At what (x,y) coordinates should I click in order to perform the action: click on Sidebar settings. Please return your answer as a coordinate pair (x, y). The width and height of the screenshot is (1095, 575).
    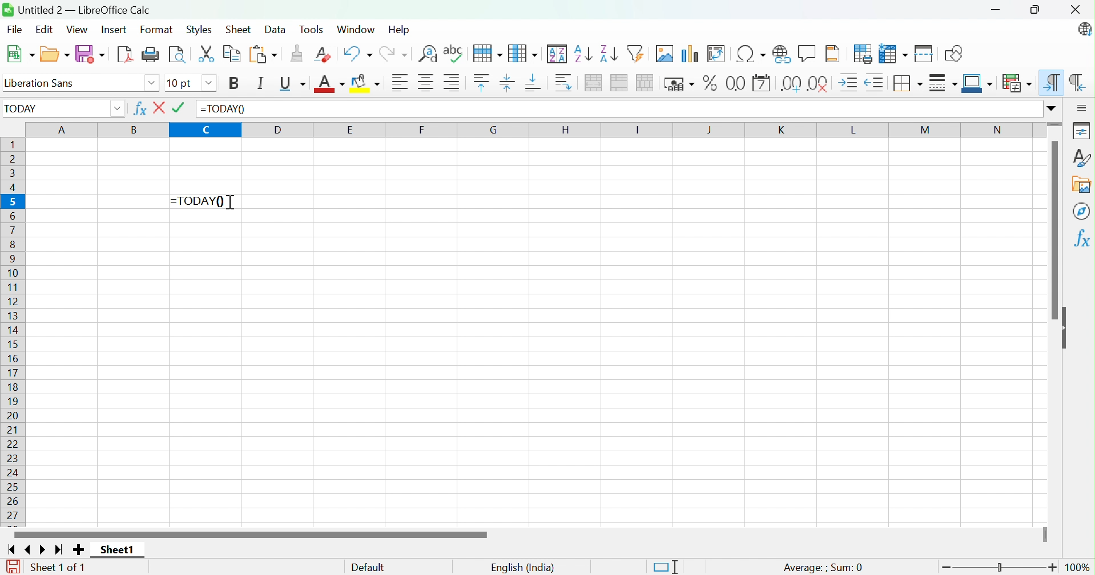
    Looking at the image, I should click on (1082, 108).